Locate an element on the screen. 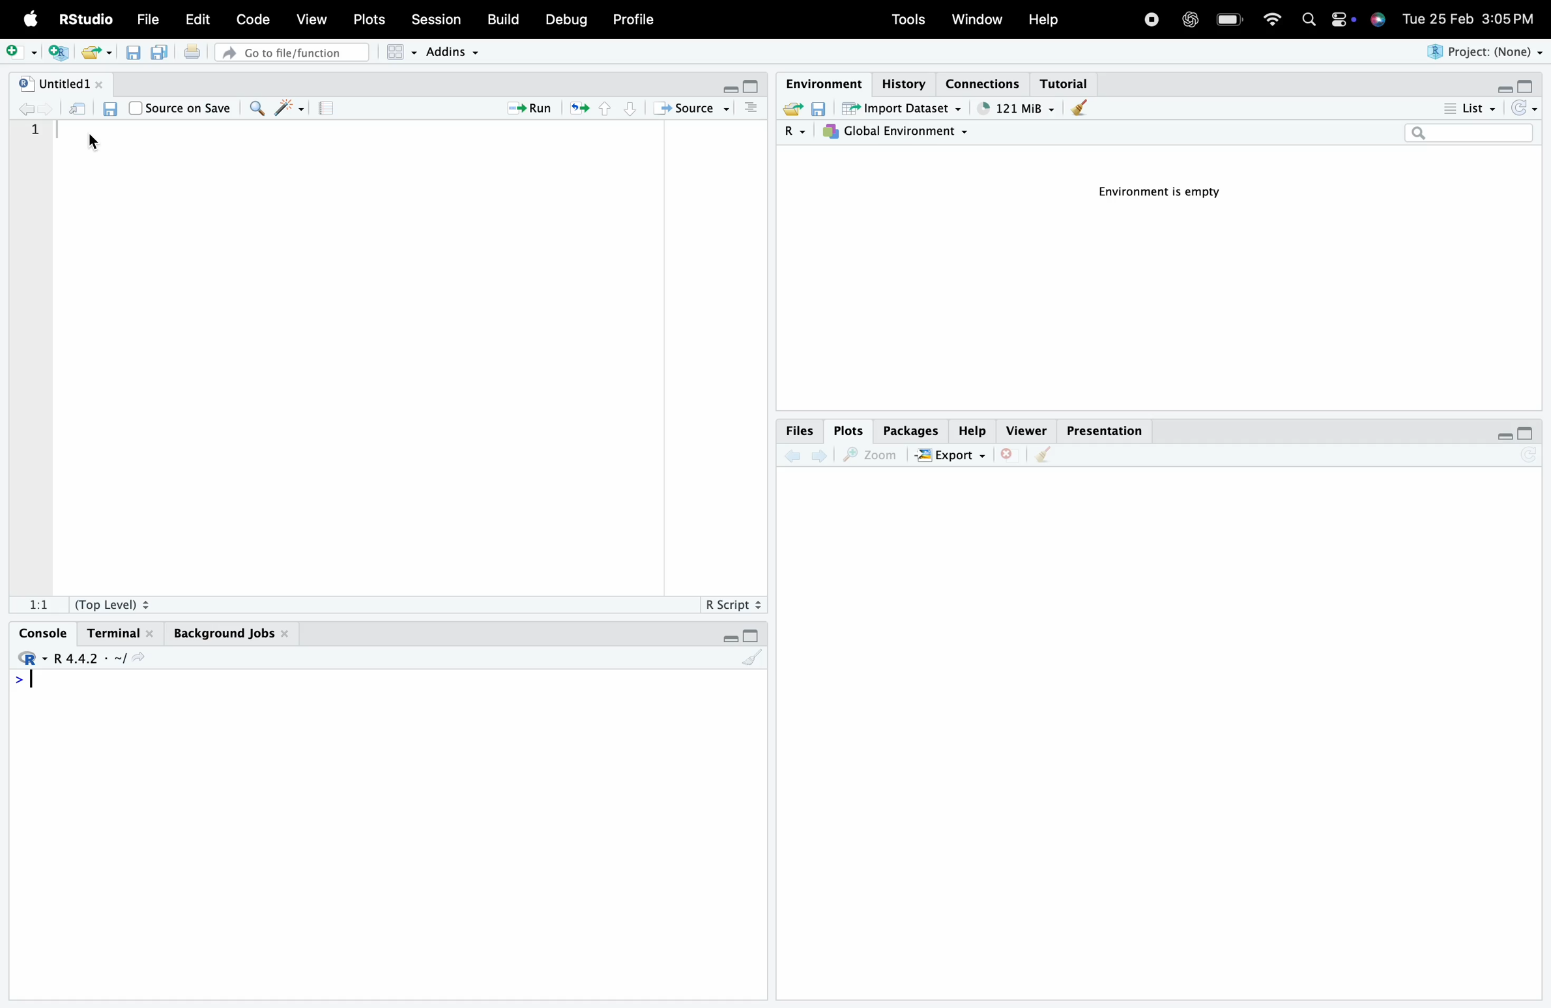 Image resolution: width=1551 pixels, height=1008 pixels. Connections is located at coordinates (987, 83).